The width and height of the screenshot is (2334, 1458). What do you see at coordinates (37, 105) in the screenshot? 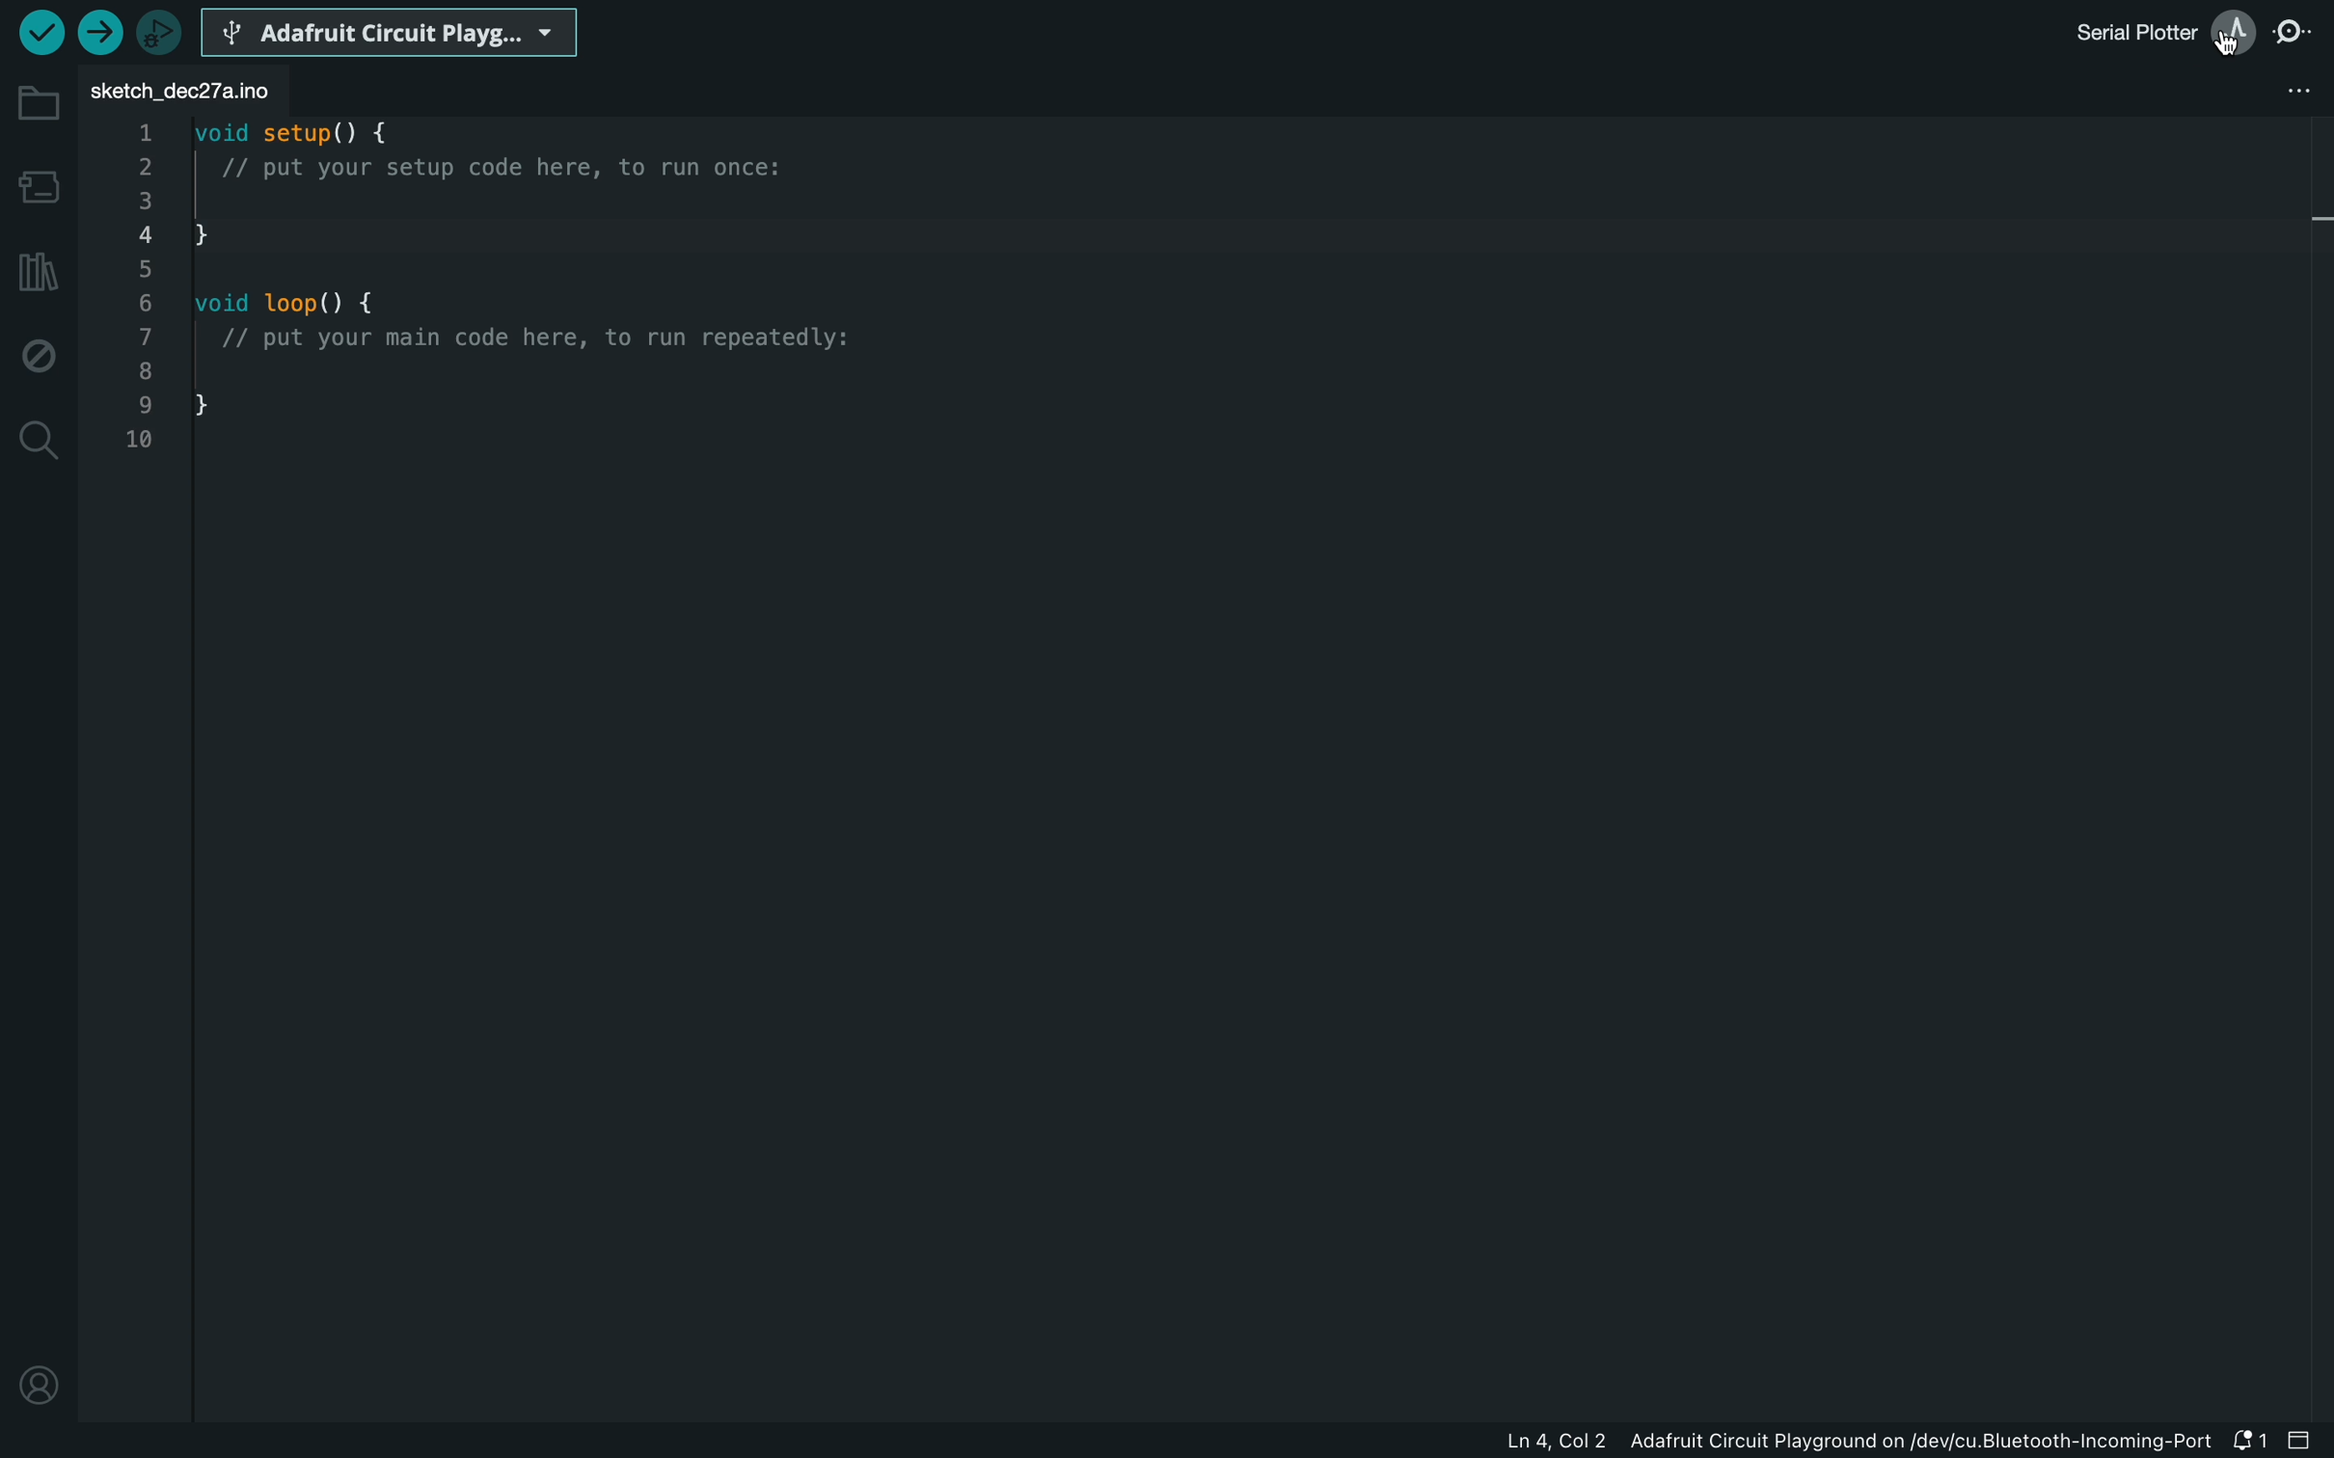
I see `folder` at bounding box center [37, 105].